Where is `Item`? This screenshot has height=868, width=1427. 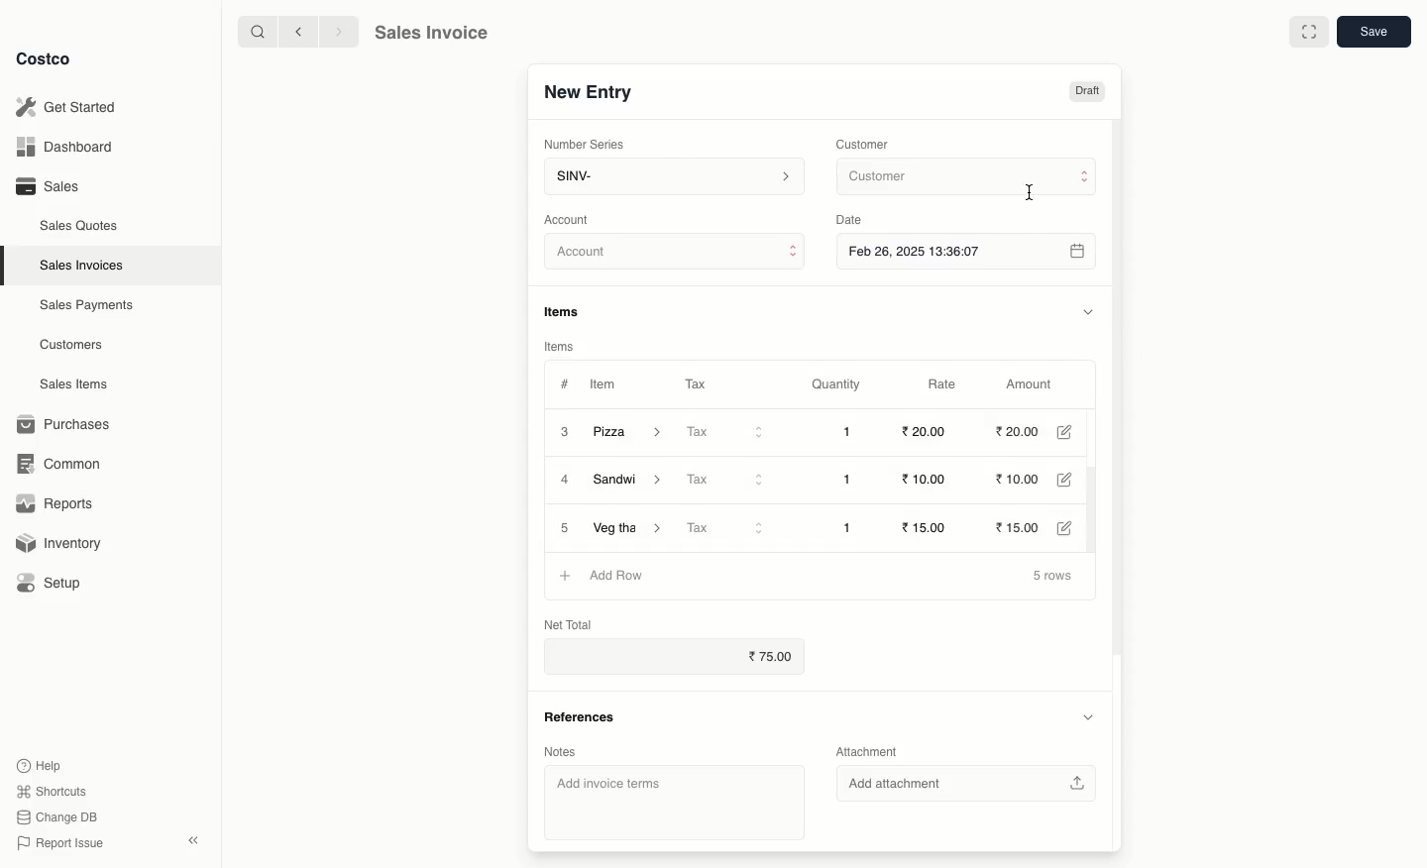 Item is located at coordinates (605, 386).